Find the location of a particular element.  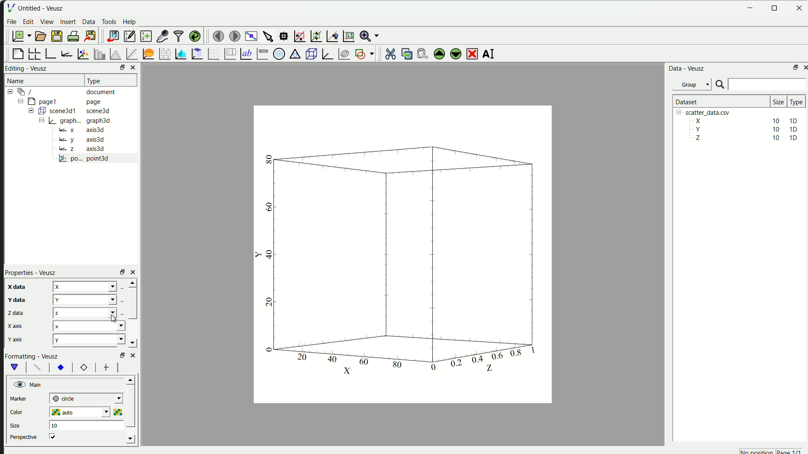

size is located at coordinates (17, 424).